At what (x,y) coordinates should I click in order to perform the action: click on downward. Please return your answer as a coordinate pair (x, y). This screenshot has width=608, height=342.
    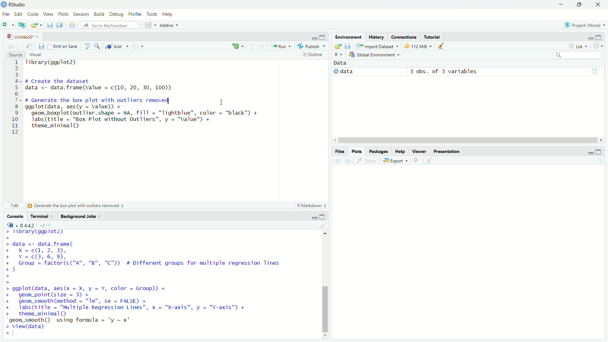
    Looking at the image, I should click on (263, 47).